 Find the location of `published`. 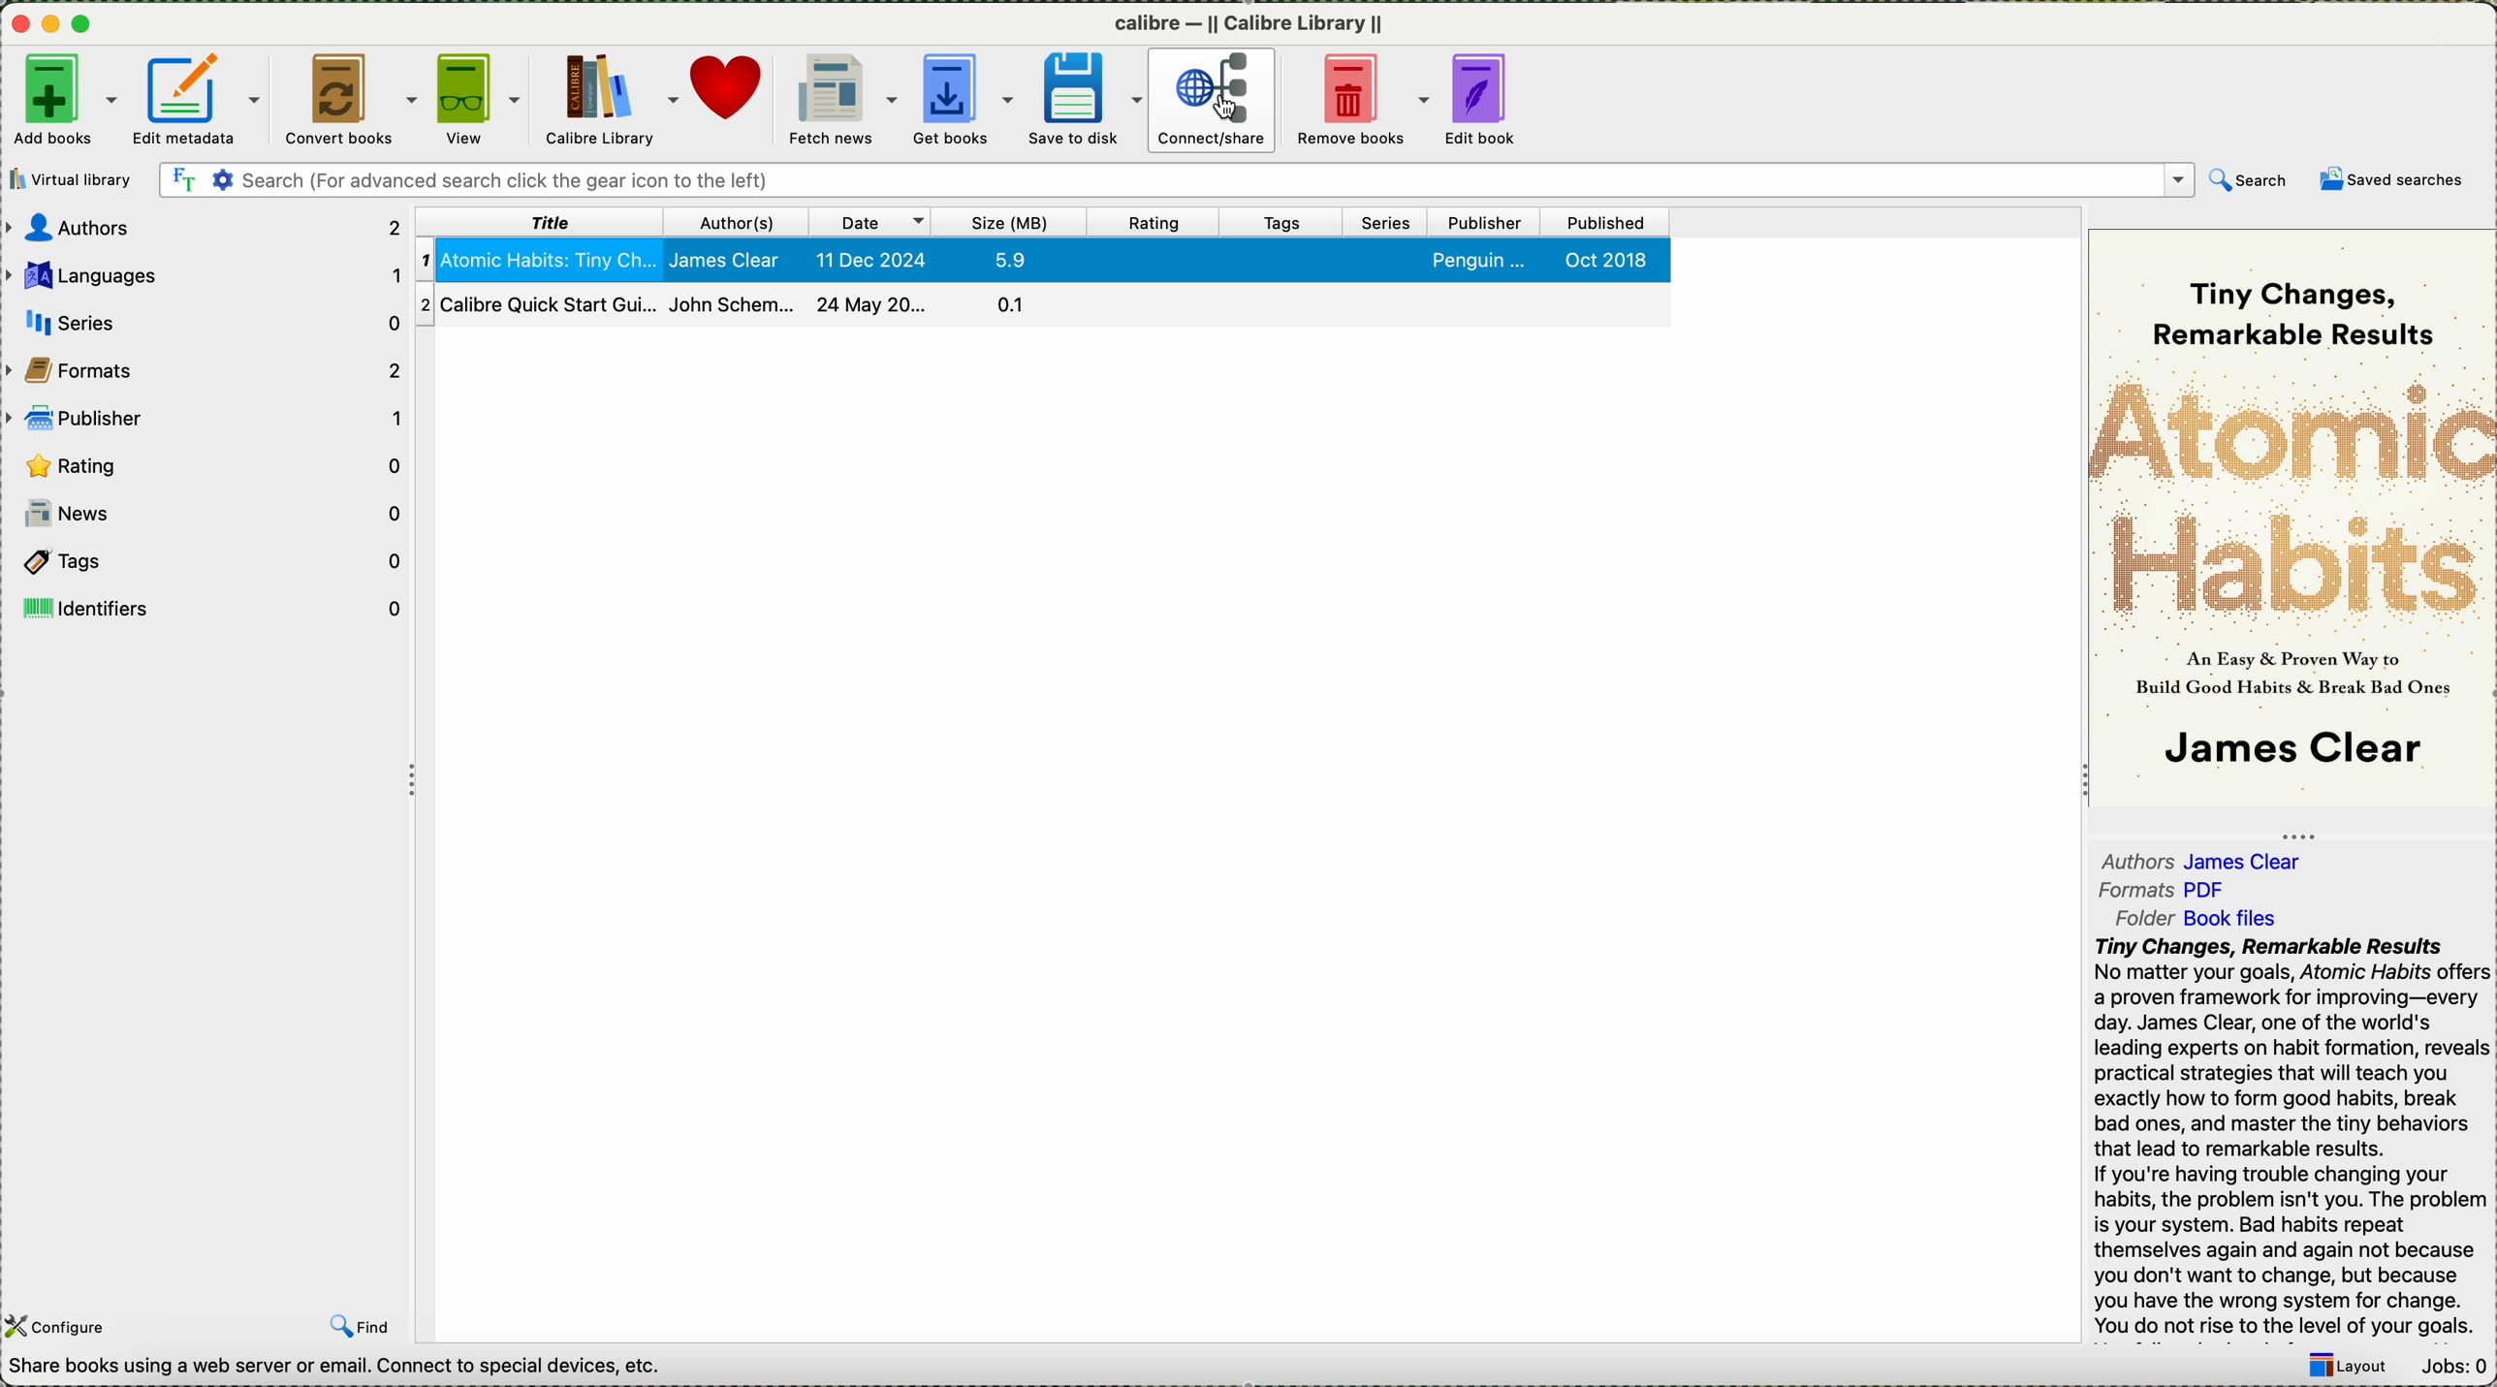

published is located at coordinates (1607, 222).